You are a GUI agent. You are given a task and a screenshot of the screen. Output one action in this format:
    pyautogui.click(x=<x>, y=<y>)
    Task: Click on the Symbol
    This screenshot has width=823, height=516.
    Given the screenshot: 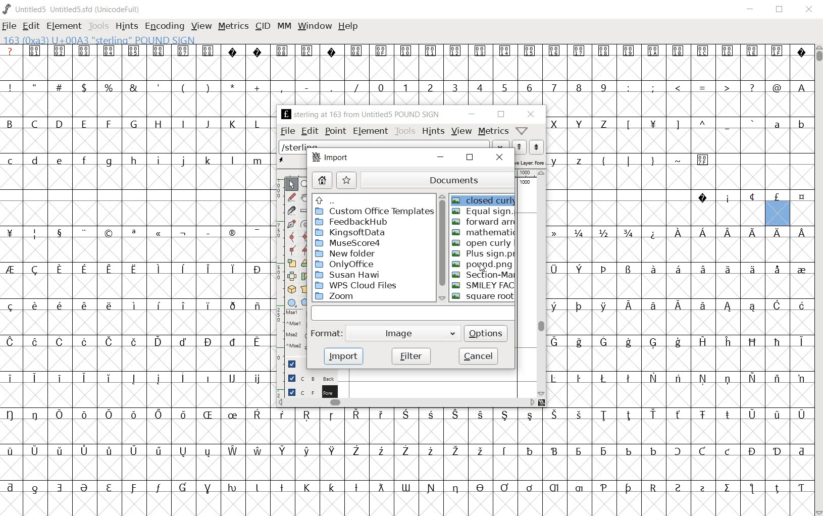 What is the action you would take?
    pyautogui.click(x=777, y=379)
    